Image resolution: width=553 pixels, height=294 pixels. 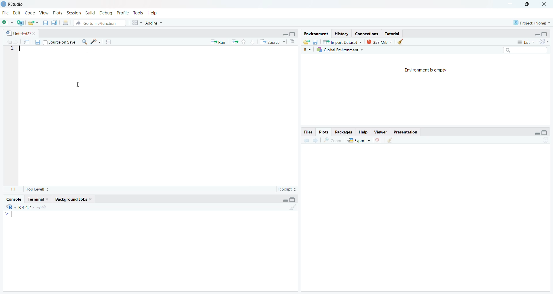 What do you see at coordinates (138, 14) in the screenshot?
I see `Tools` at bounding box center [138, 14].